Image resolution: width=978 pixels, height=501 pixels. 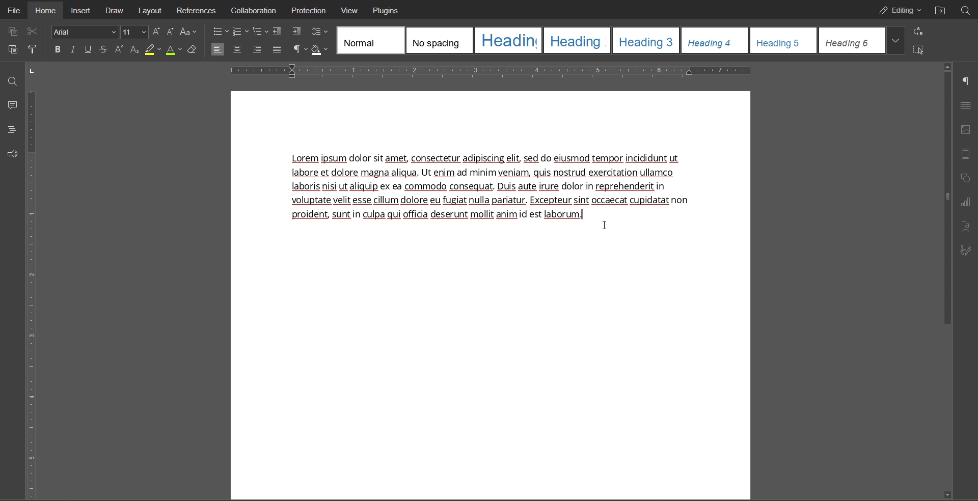 I want to click on Centre Align, so click(x=237, y=50).